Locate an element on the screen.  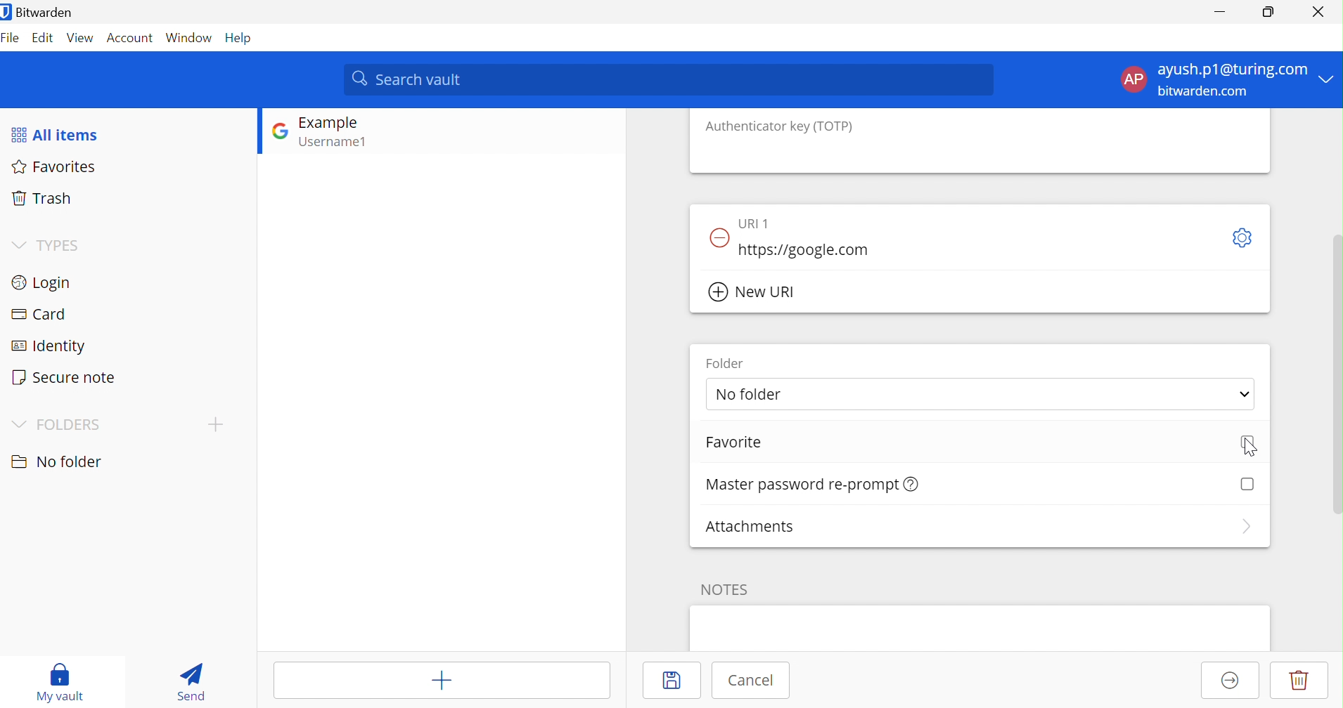
 is located at coordinates (46, 198).